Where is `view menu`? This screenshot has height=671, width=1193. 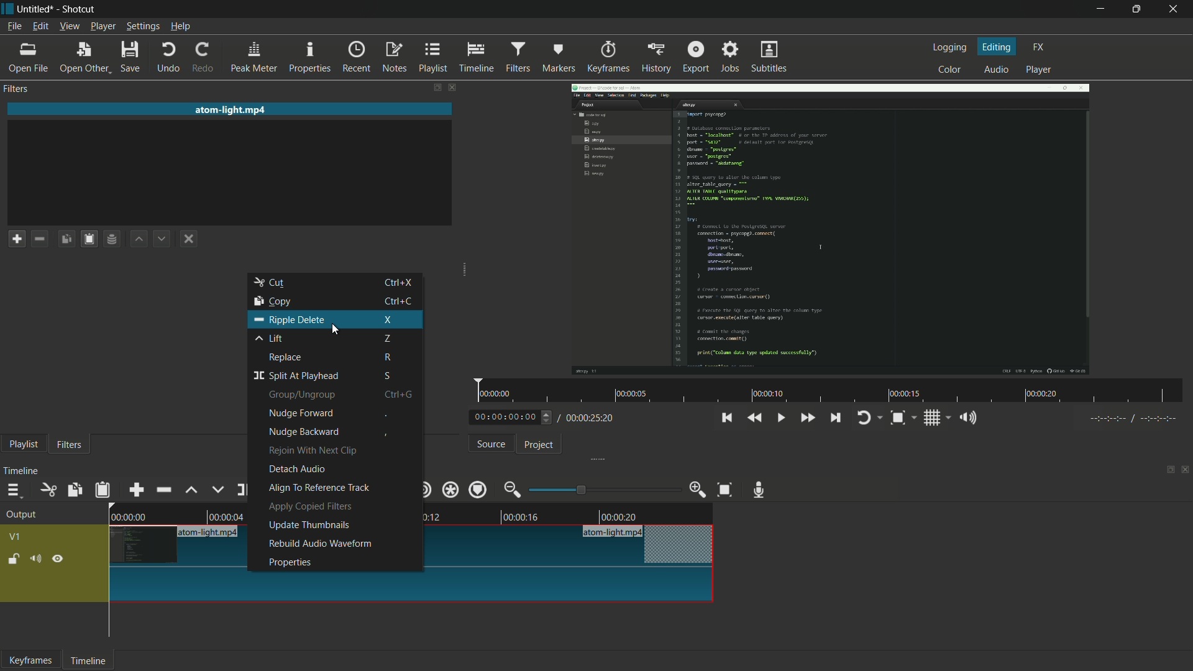
view menu is located at coordinates (69, 25).